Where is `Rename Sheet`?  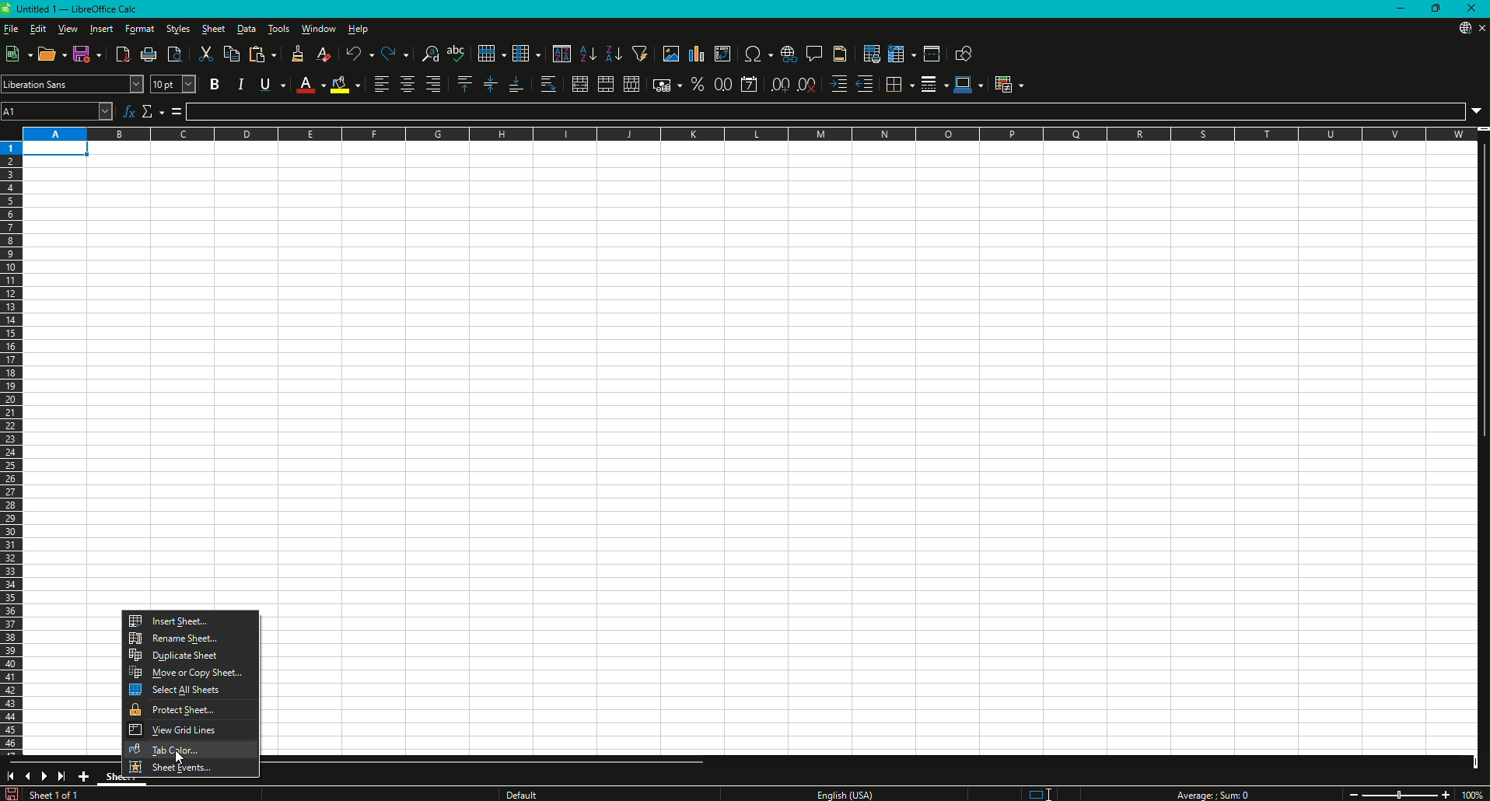 Rename Sheet is located at coordinates (190, 638).